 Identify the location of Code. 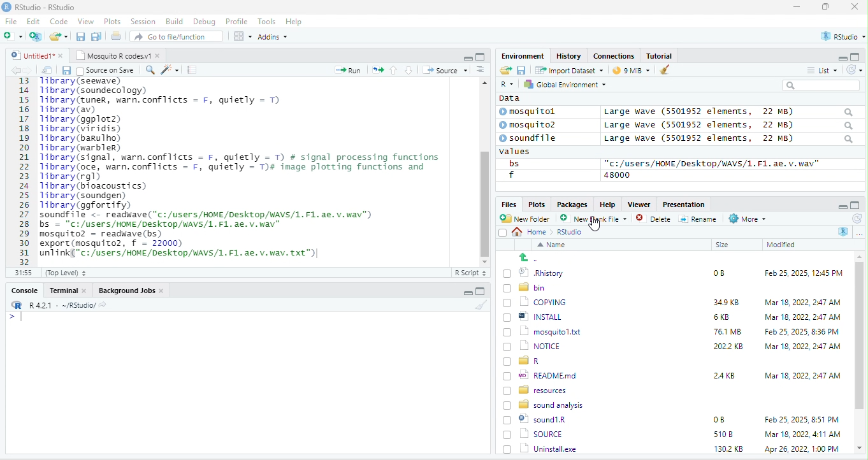
(59, 21).